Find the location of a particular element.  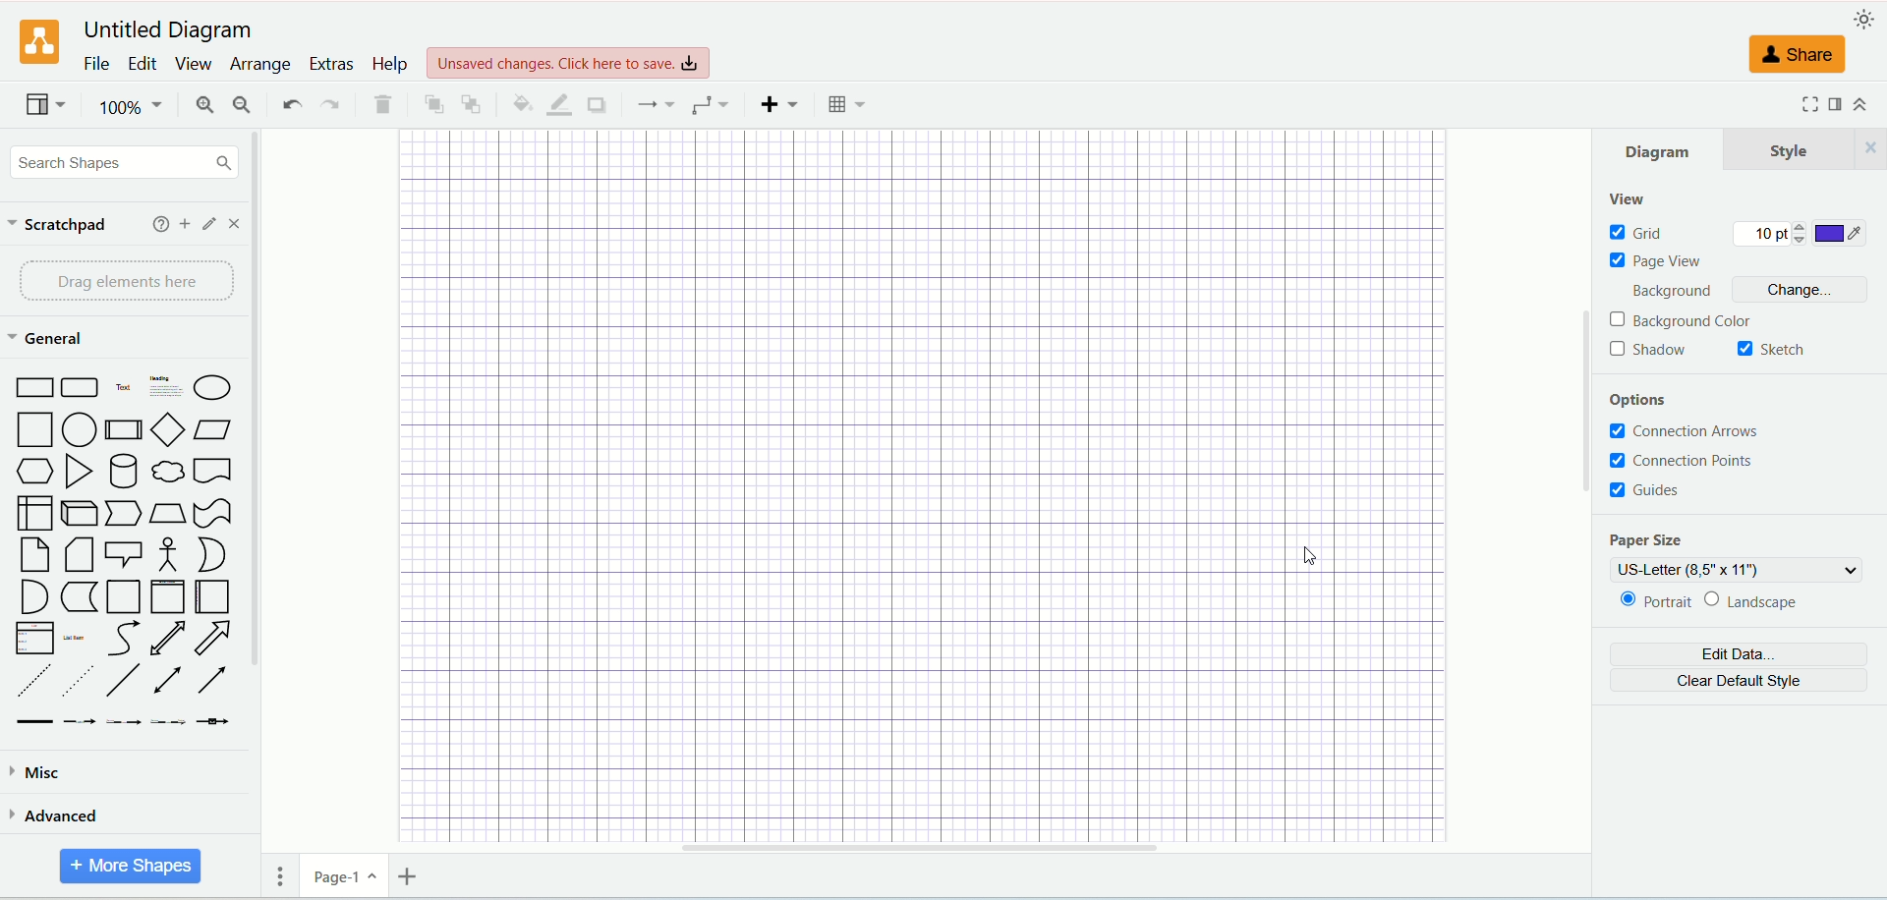

scratchpad is located at coordinates (60, 227).